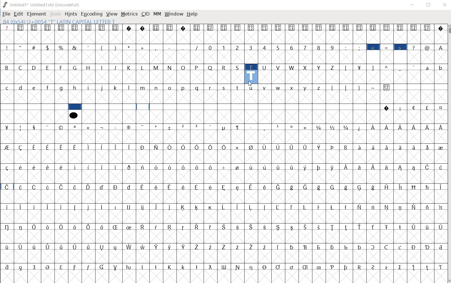  I want to click on Symbol, so click(75, 127).